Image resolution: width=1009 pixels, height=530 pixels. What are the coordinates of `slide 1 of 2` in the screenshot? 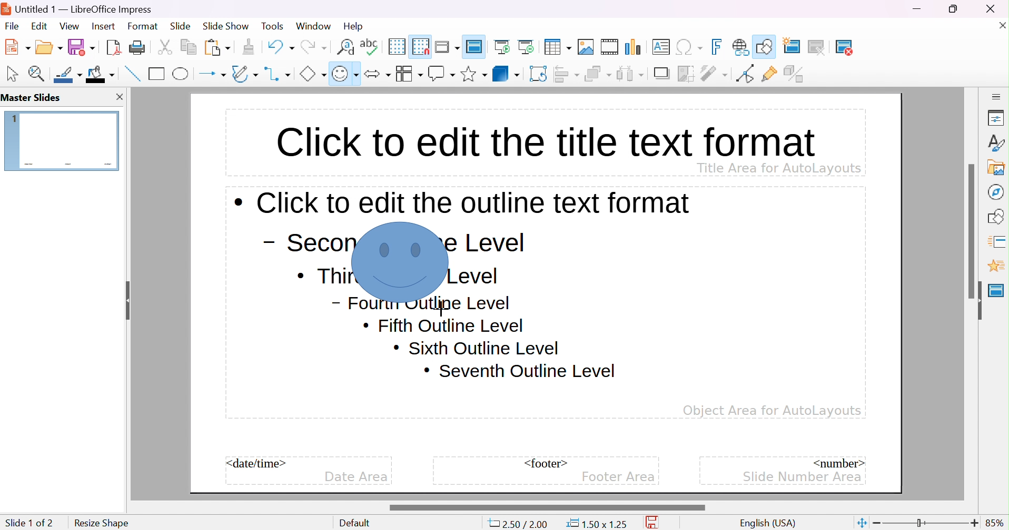 It's located at (29, 523).